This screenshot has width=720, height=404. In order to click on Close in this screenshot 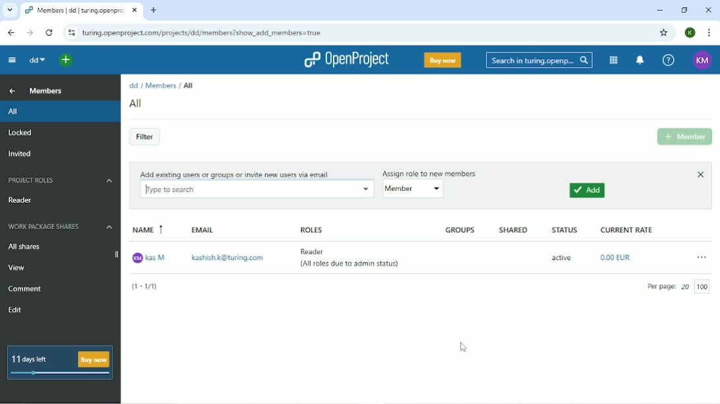, I will do `click(700, 174)`.